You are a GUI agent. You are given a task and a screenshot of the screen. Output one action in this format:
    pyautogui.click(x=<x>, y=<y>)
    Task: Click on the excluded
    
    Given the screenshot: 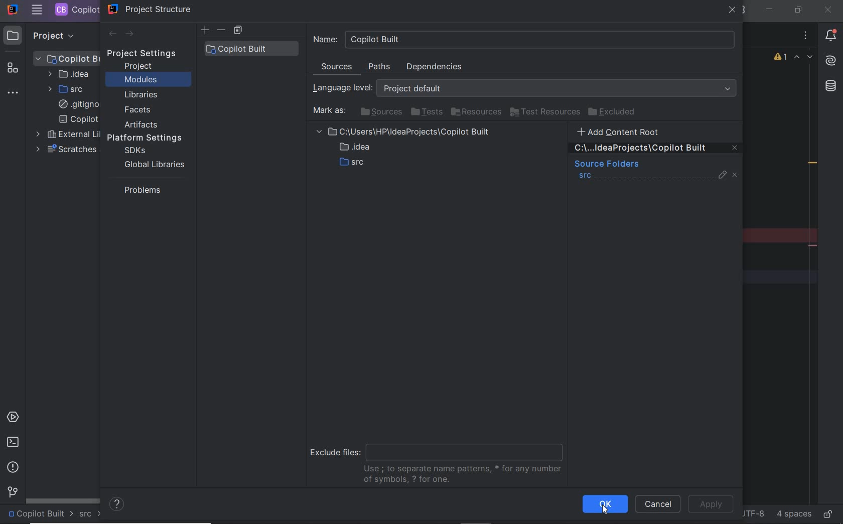 What is the action you would take?
    pyautogui.click(x=614, y=112)
    